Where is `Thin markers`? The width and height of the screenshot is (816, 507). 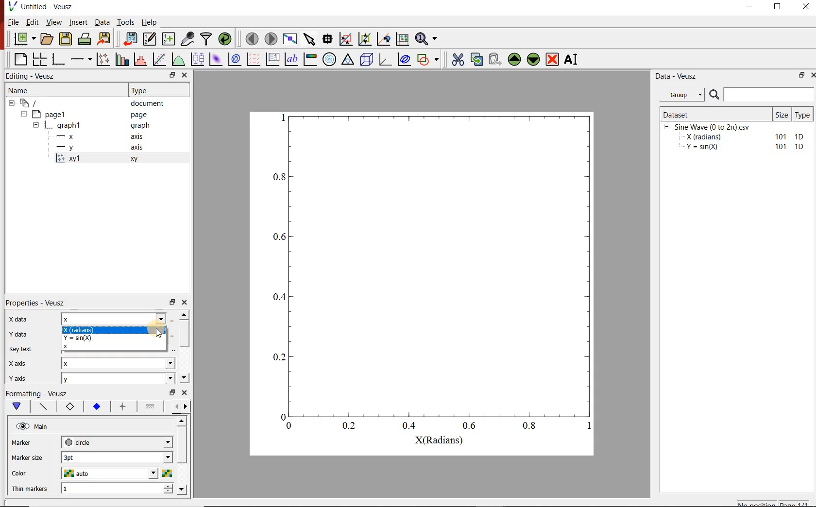 Thin markers is located at coordinates (30, 488).